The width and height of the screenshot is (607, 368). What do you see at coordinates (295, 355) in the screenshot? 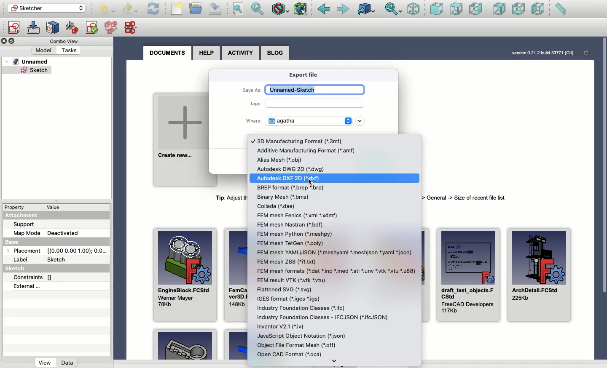
I see `OCAF` at bounding box center [295, 355].